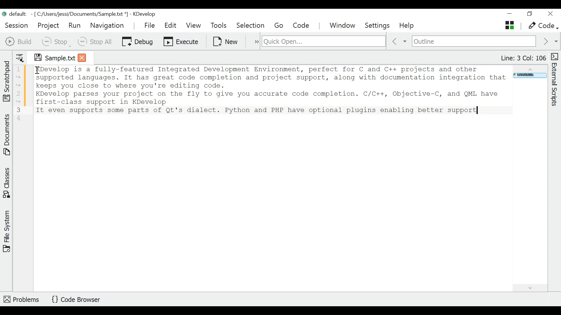  I want to click on more options, so click(254, 41).